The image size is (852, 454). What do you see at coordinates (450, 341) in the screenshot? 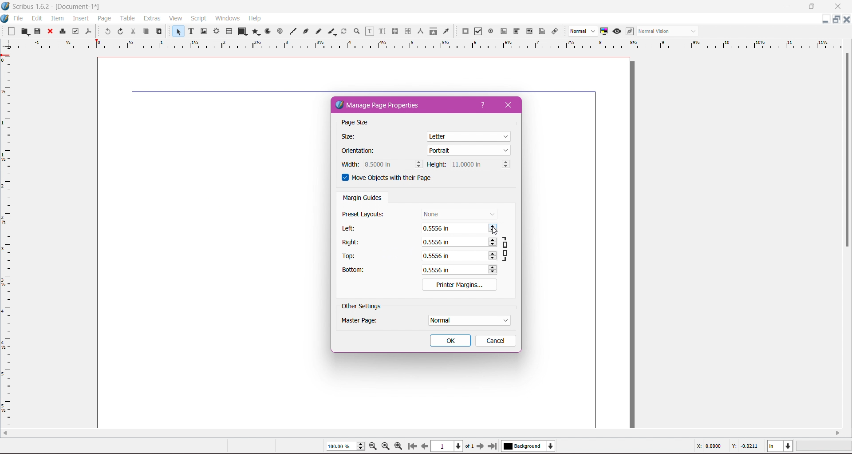
I see `OK` at bounding box center [450, 341].